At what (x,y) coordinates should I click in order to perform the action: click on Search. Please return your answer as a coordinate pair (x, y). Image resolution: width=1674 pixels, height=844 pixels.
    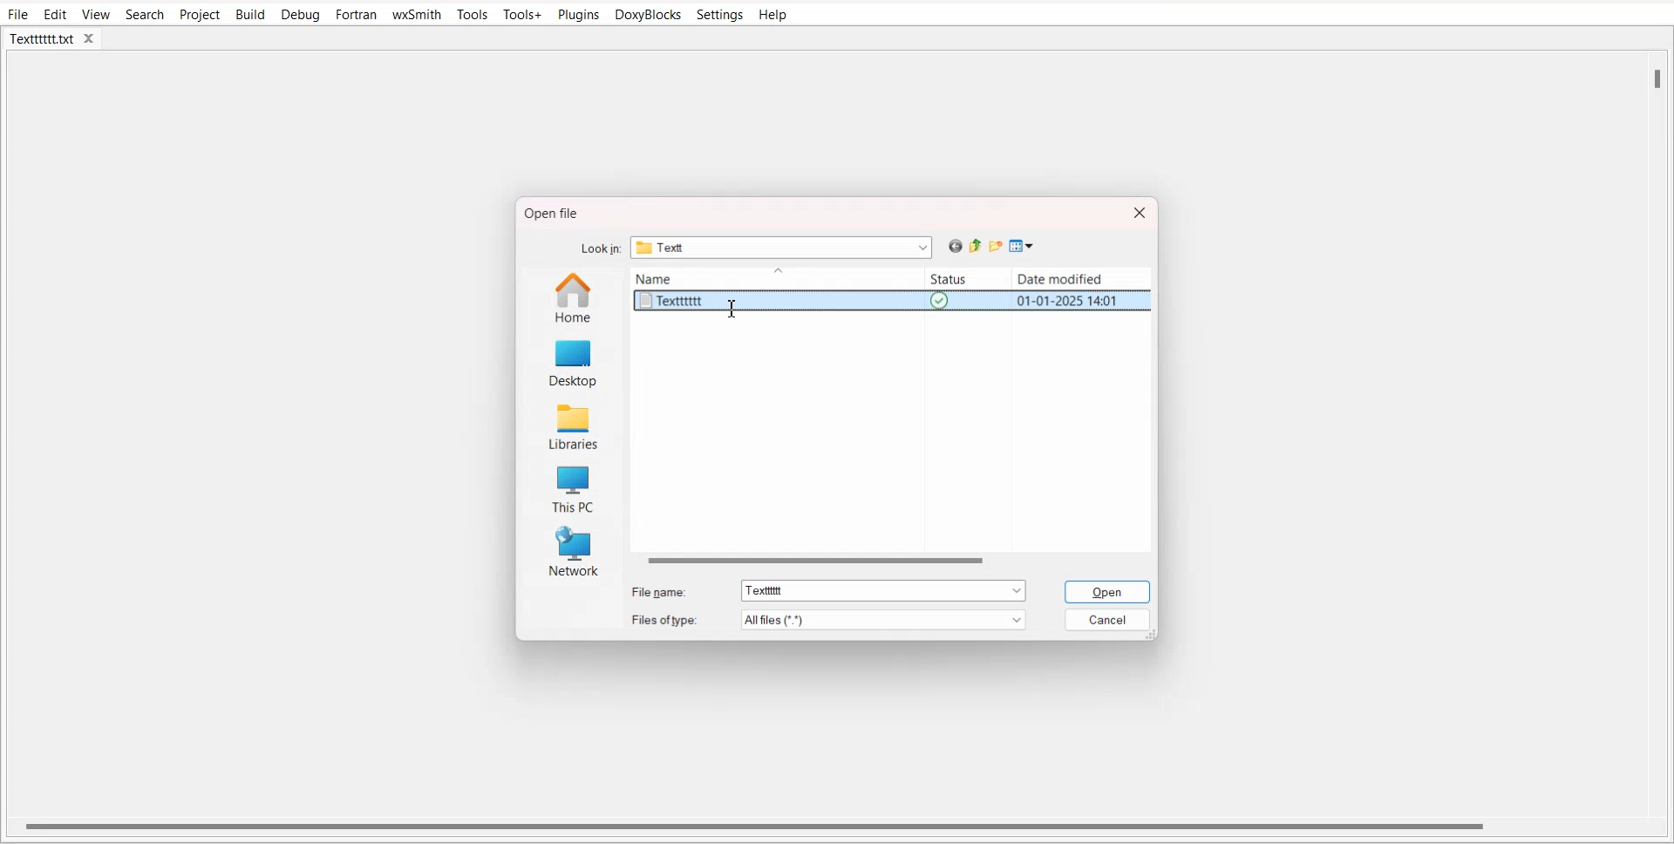
    Looking at the image, I should click on (145, 14).